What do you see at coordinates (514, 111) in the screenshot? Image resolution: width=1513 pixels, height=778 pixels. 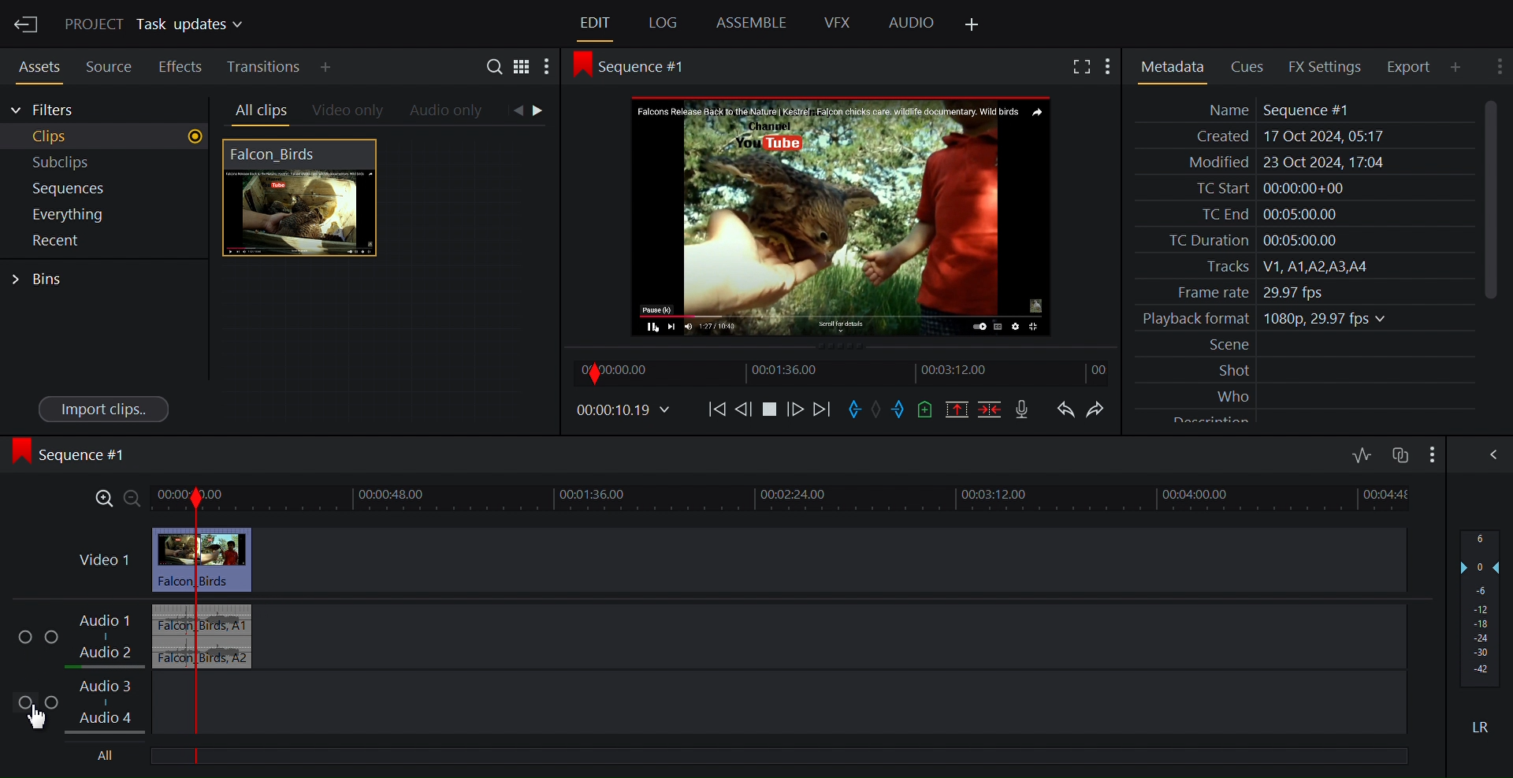 I see `Click to go back` at bounding box center [514, 111].